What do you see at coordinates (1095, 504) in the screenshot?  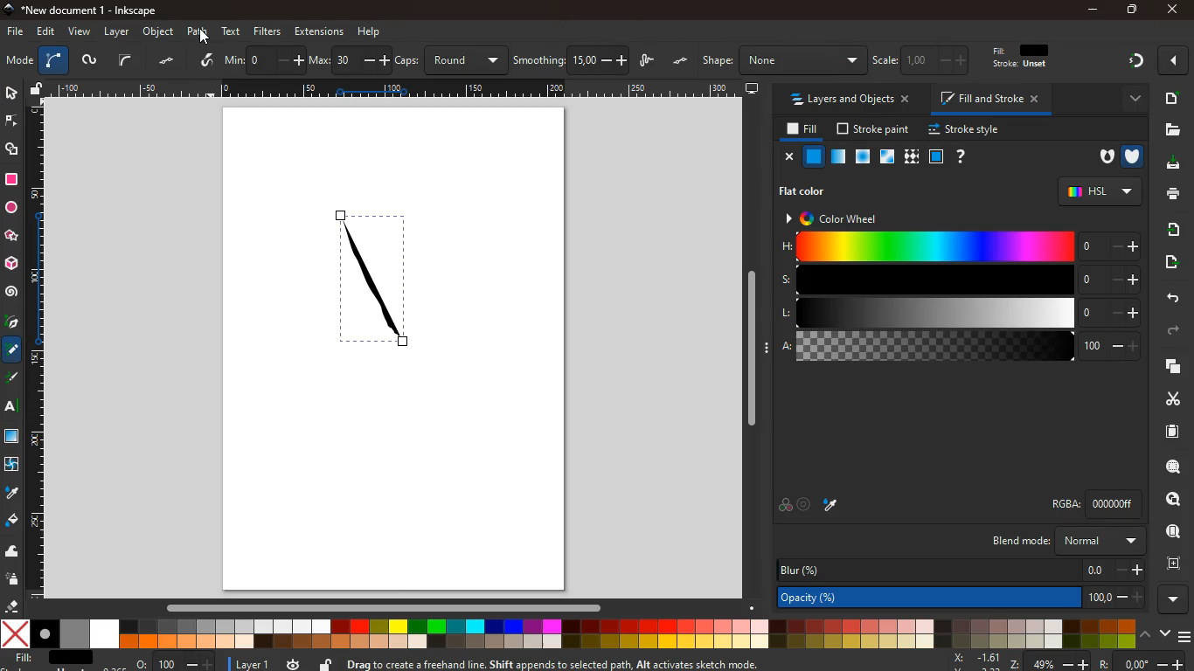 I see `rgba` at bounding box center [1095, 504].